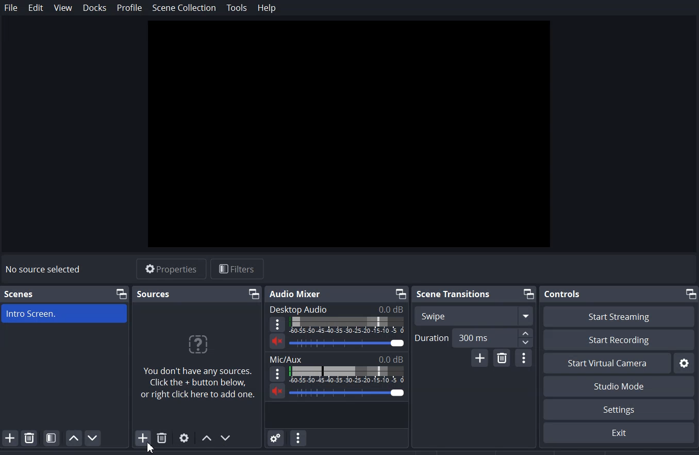  I want to click on Add Source, so click(138, 439).